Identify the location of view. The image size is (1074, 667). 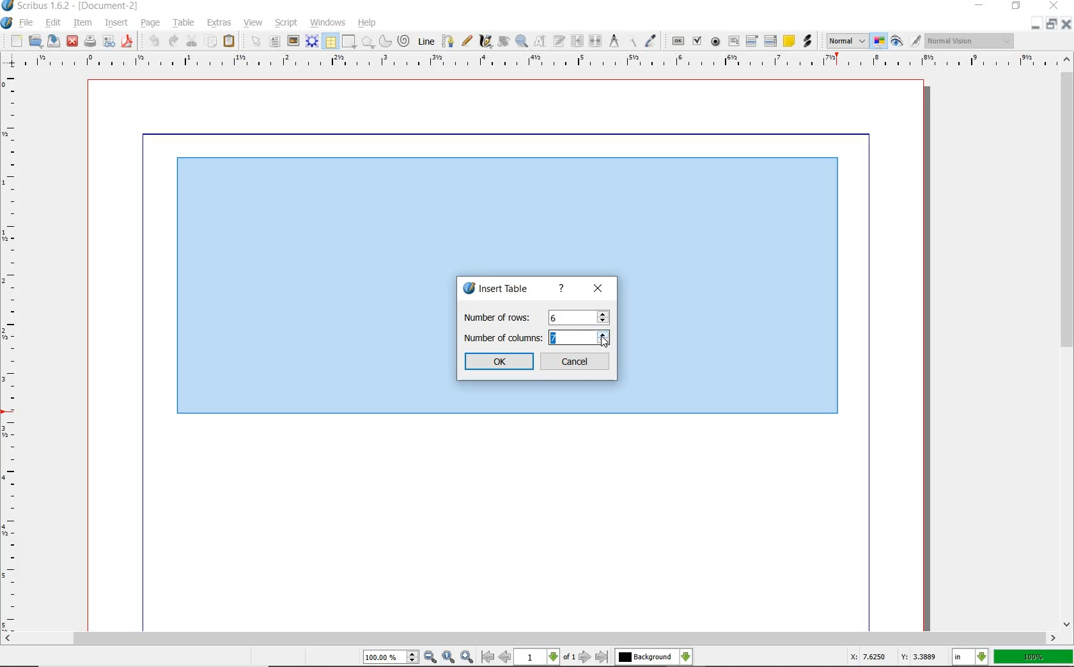
(253, 24).